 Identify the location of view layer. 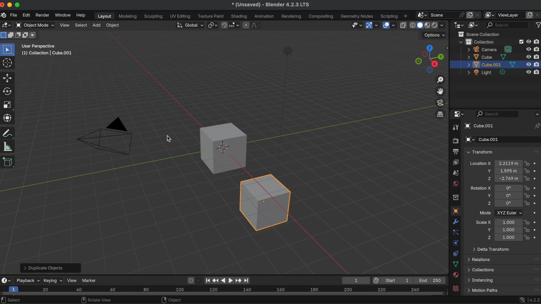
(510, 15).